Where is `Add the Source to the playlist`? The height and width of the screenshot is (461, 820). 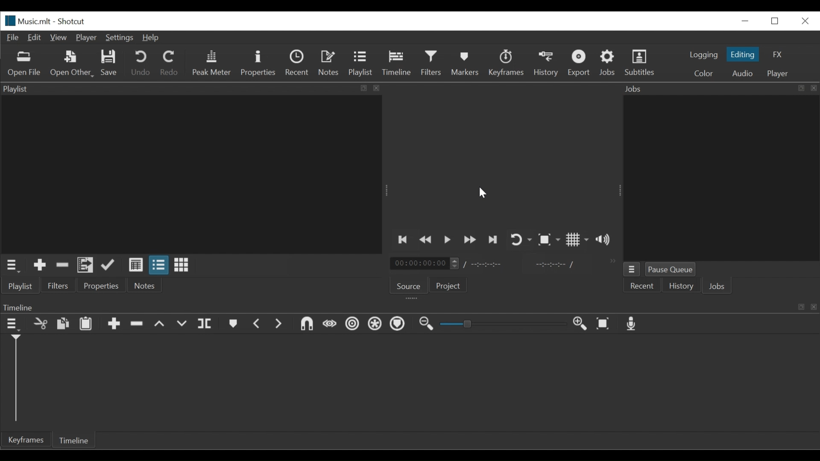
Add the Source to the playlist is located at coordinates (40, 265).